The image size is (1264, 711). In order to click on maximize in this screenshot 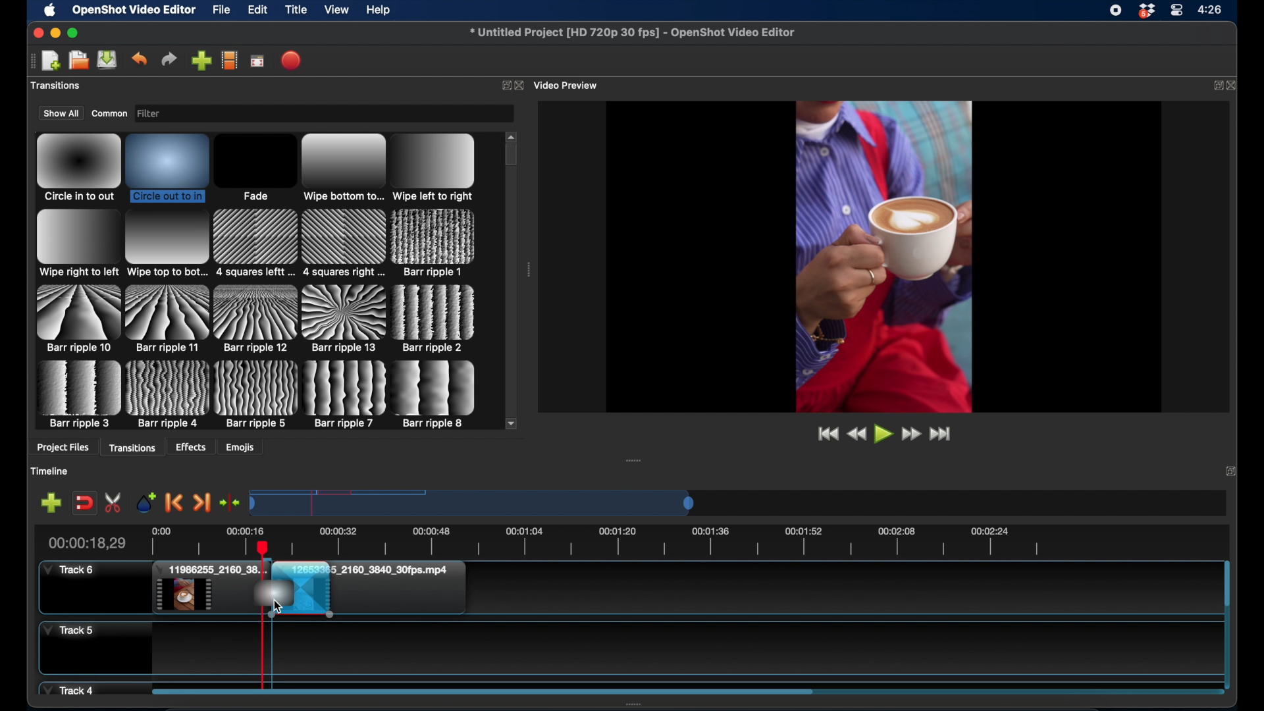, I will do `click(73, 33)`.